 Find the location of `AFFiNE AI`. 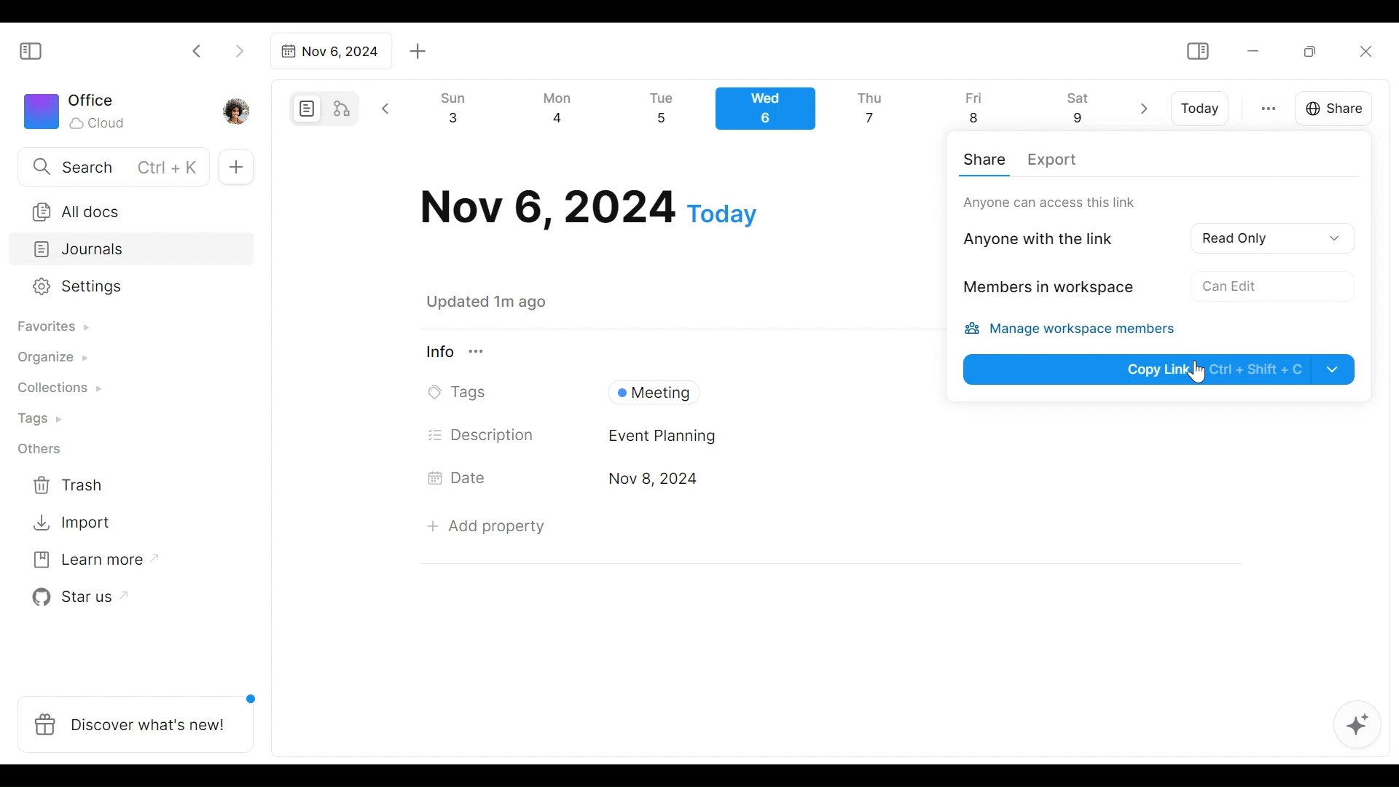

AFFiNE AI is located at coordinates (1357, 727).